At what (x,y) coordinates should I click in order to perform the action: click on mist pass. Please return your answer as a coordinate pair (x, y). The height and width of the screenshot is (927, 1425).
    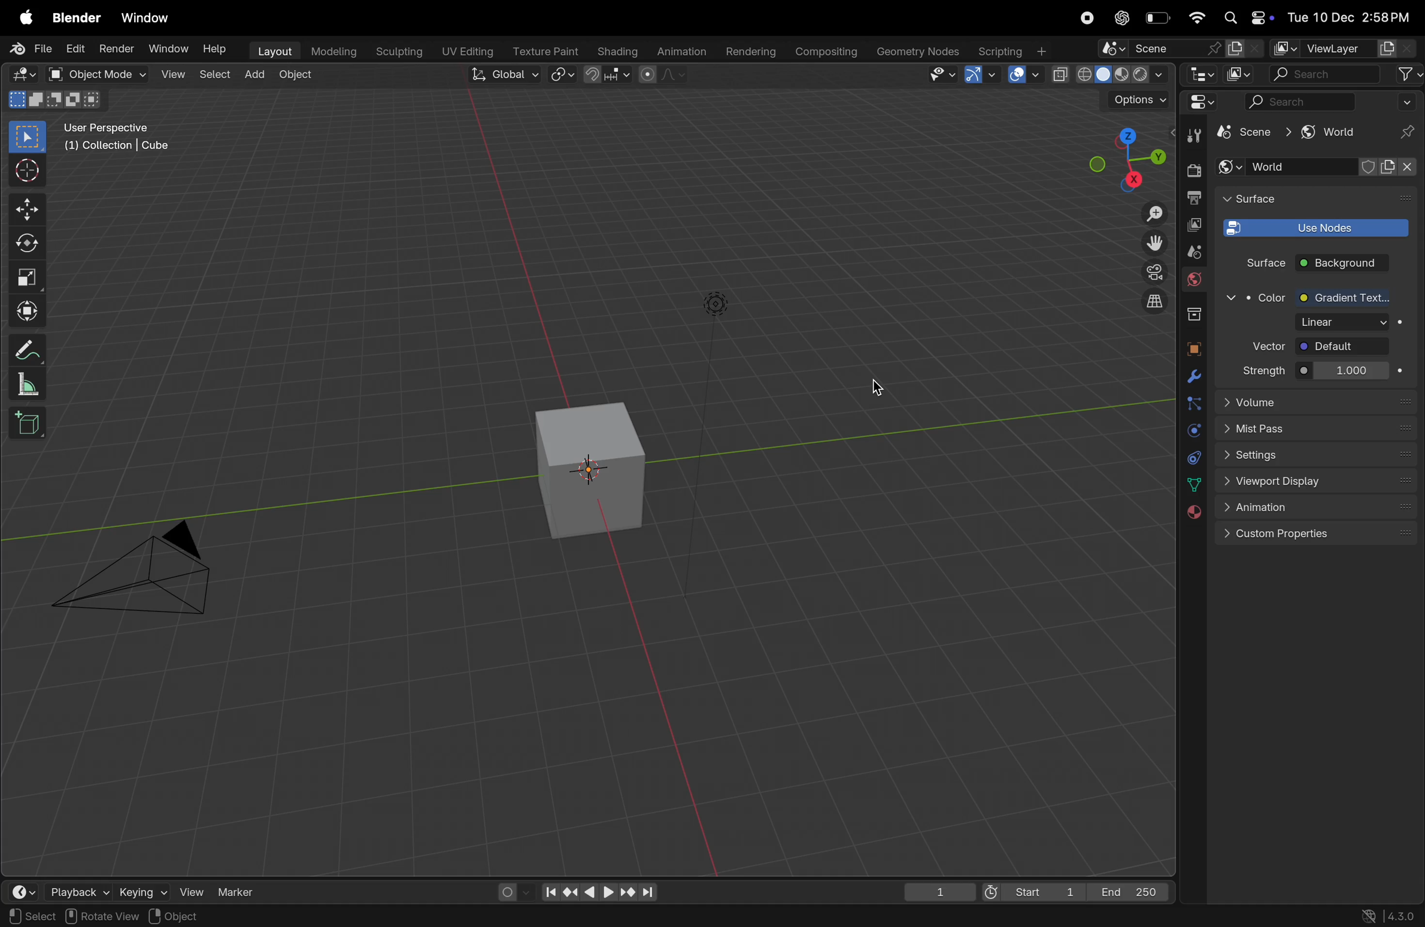
    Looking at the image, I should click on (1318, 427).